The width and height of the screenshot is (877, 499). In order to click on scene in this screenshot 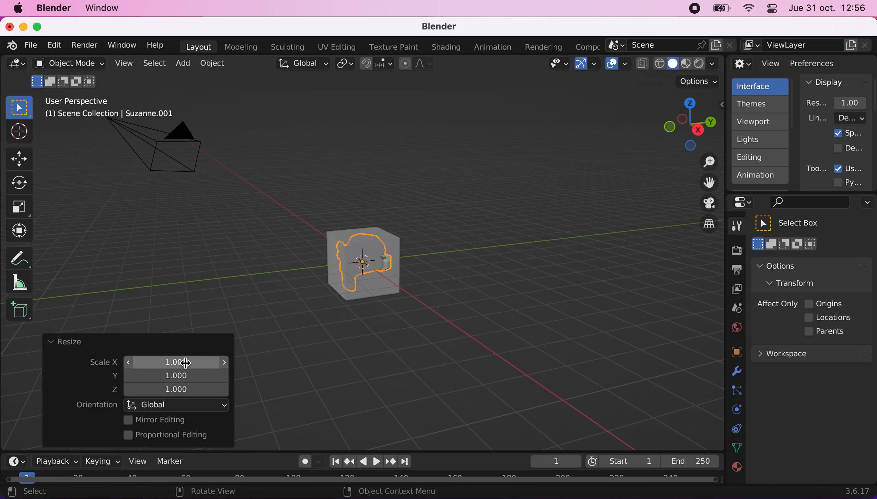, I will do `click(671, 46)`.